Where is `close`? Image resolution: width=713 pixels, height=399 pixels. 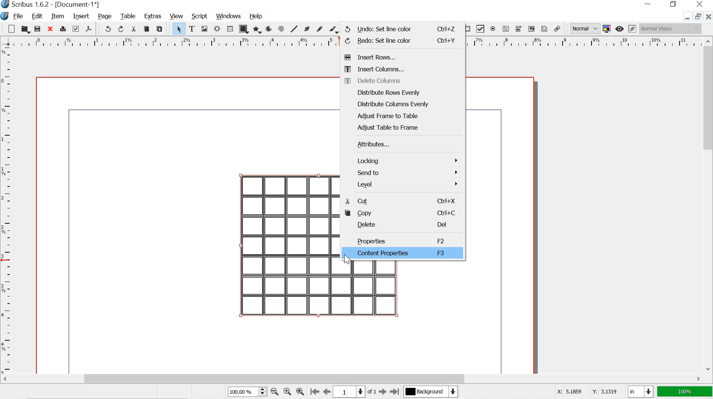
close is located at coordinates (51, 29).